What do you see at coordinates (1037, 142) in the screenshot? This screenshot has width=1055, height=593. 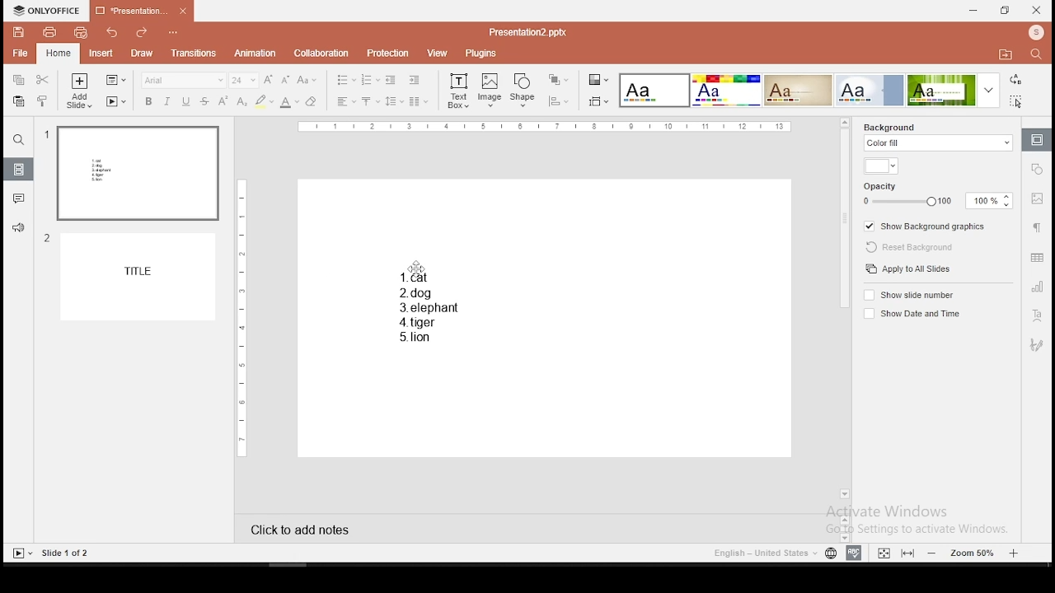 I see `slide settings` at bounding box center [1037, 142].